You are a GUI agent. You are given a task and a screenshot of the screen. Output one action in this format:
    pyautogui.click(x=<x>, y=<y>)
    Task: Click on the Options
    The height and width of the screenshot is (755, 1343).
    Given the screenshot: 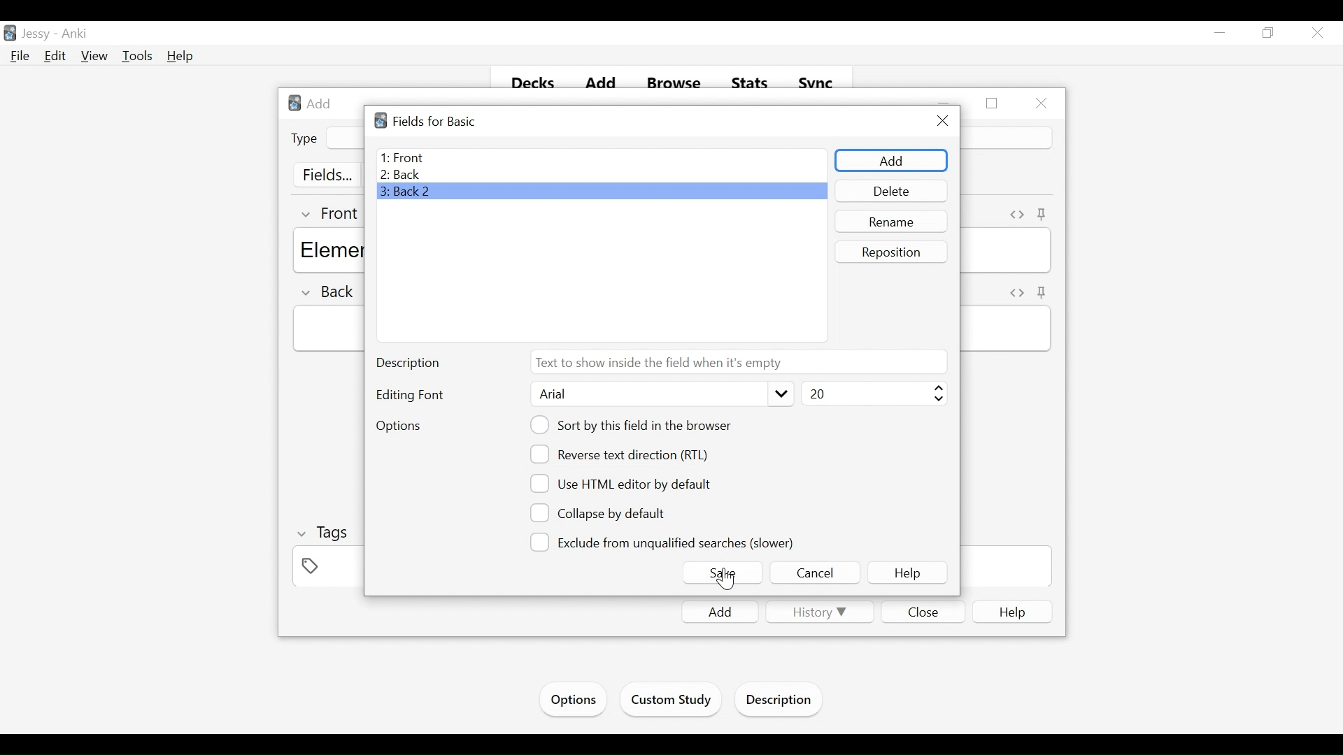 What is the action you would take?
    pyautogui.click(x=404, y=424)
    